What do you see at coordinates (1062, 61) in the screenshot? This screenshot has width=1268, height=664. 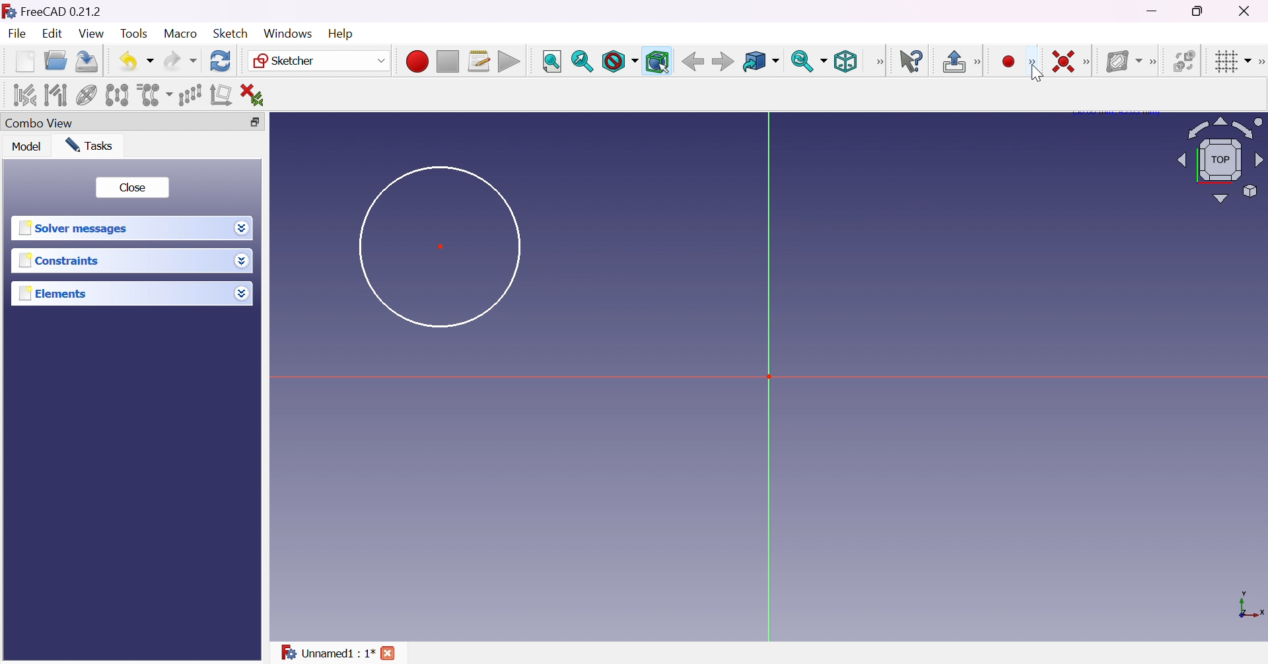 I see `Constrain coincident` at bounding box center [1062, 61].